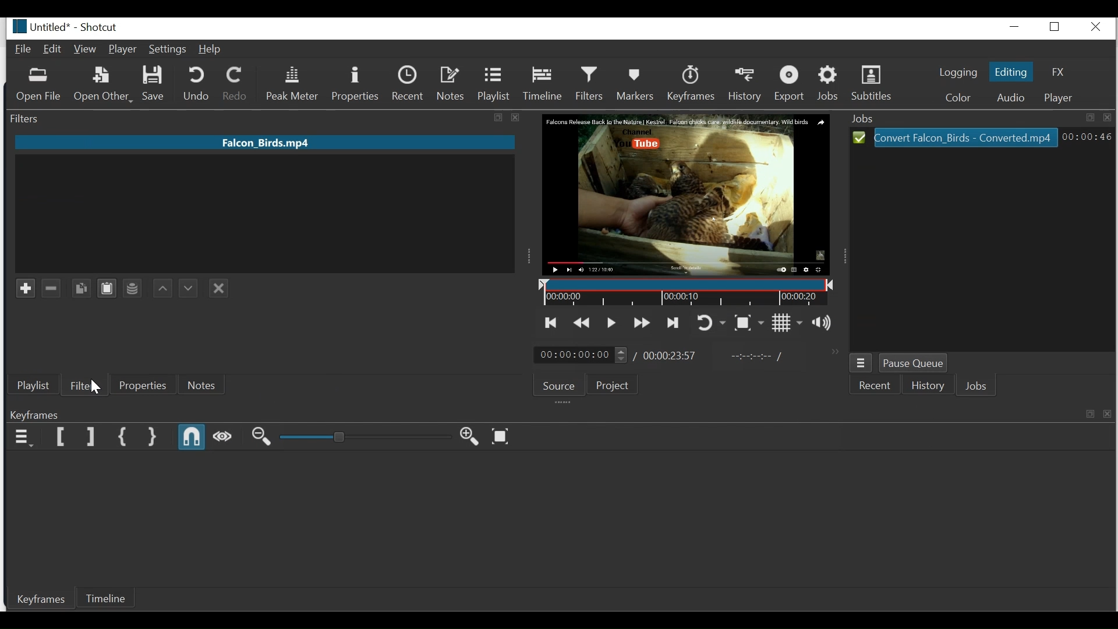 The image size is (1118, 629). Describe the element at coordinates (222, 439) in the screenshot. I see `Scrub Wile dragging` at that location.